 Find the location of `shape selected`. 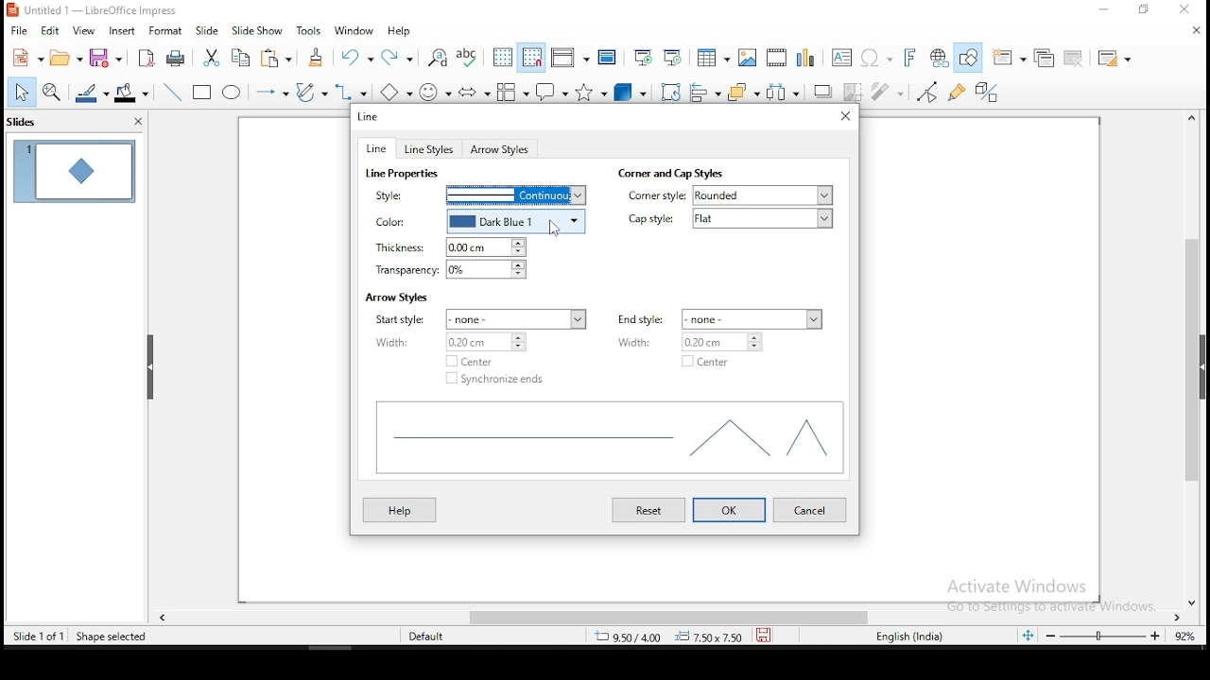

shape selected is located at coordinates (112, 635).